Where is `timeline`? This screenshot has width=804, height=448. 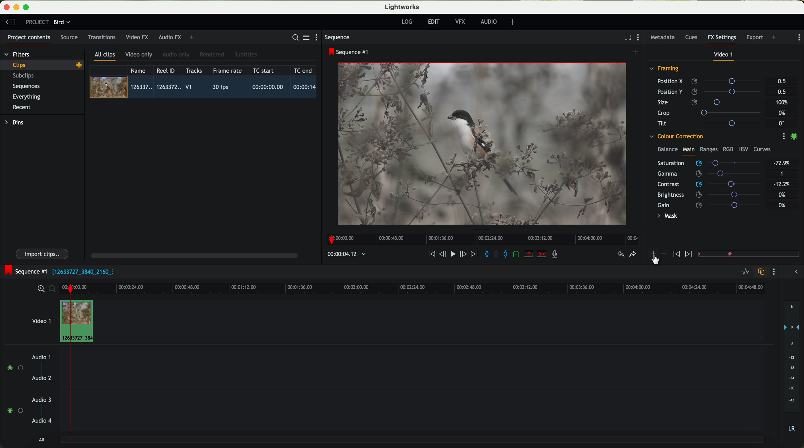 timeline is located at coordinates (480, 238).